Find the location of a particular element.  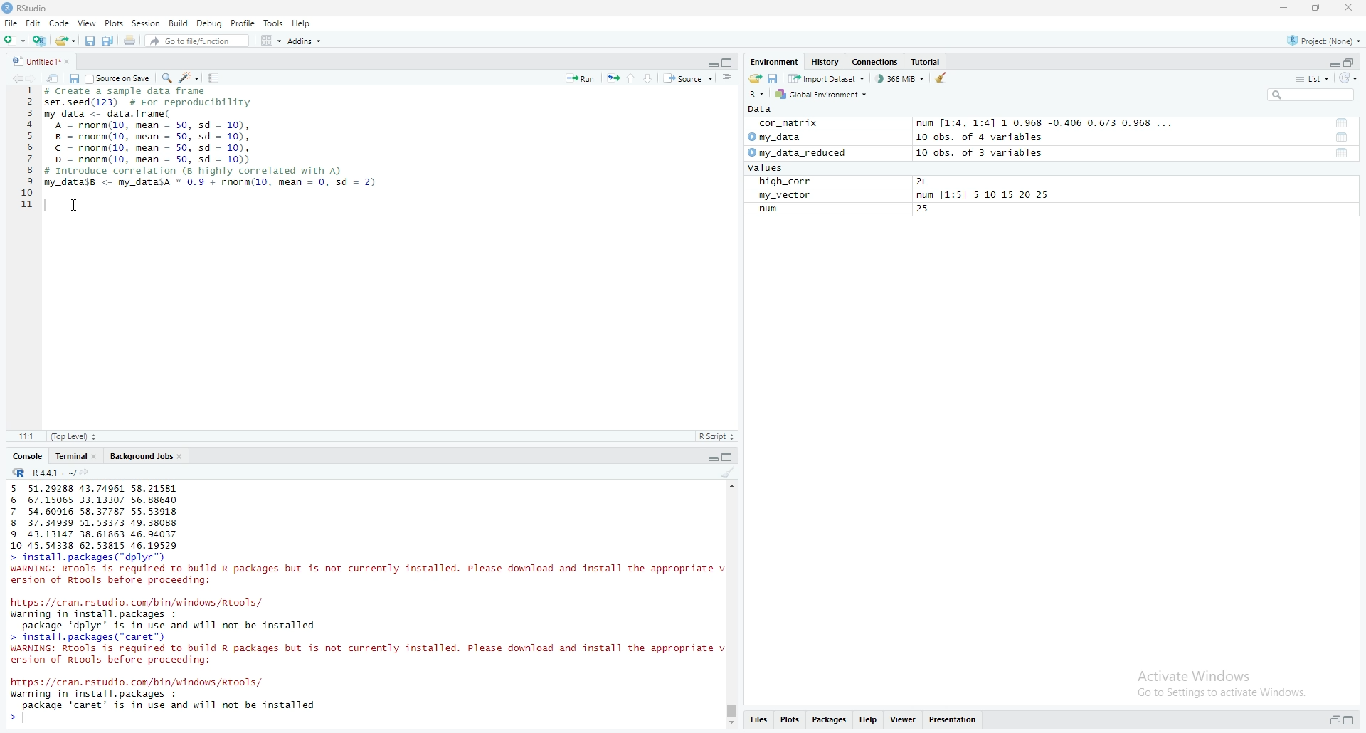

Background Jobs is located at coordinates (142, 457).